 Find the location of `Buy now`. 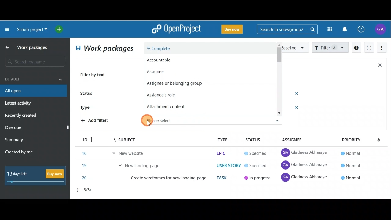

Buy now is located at coordinates (233, 30).